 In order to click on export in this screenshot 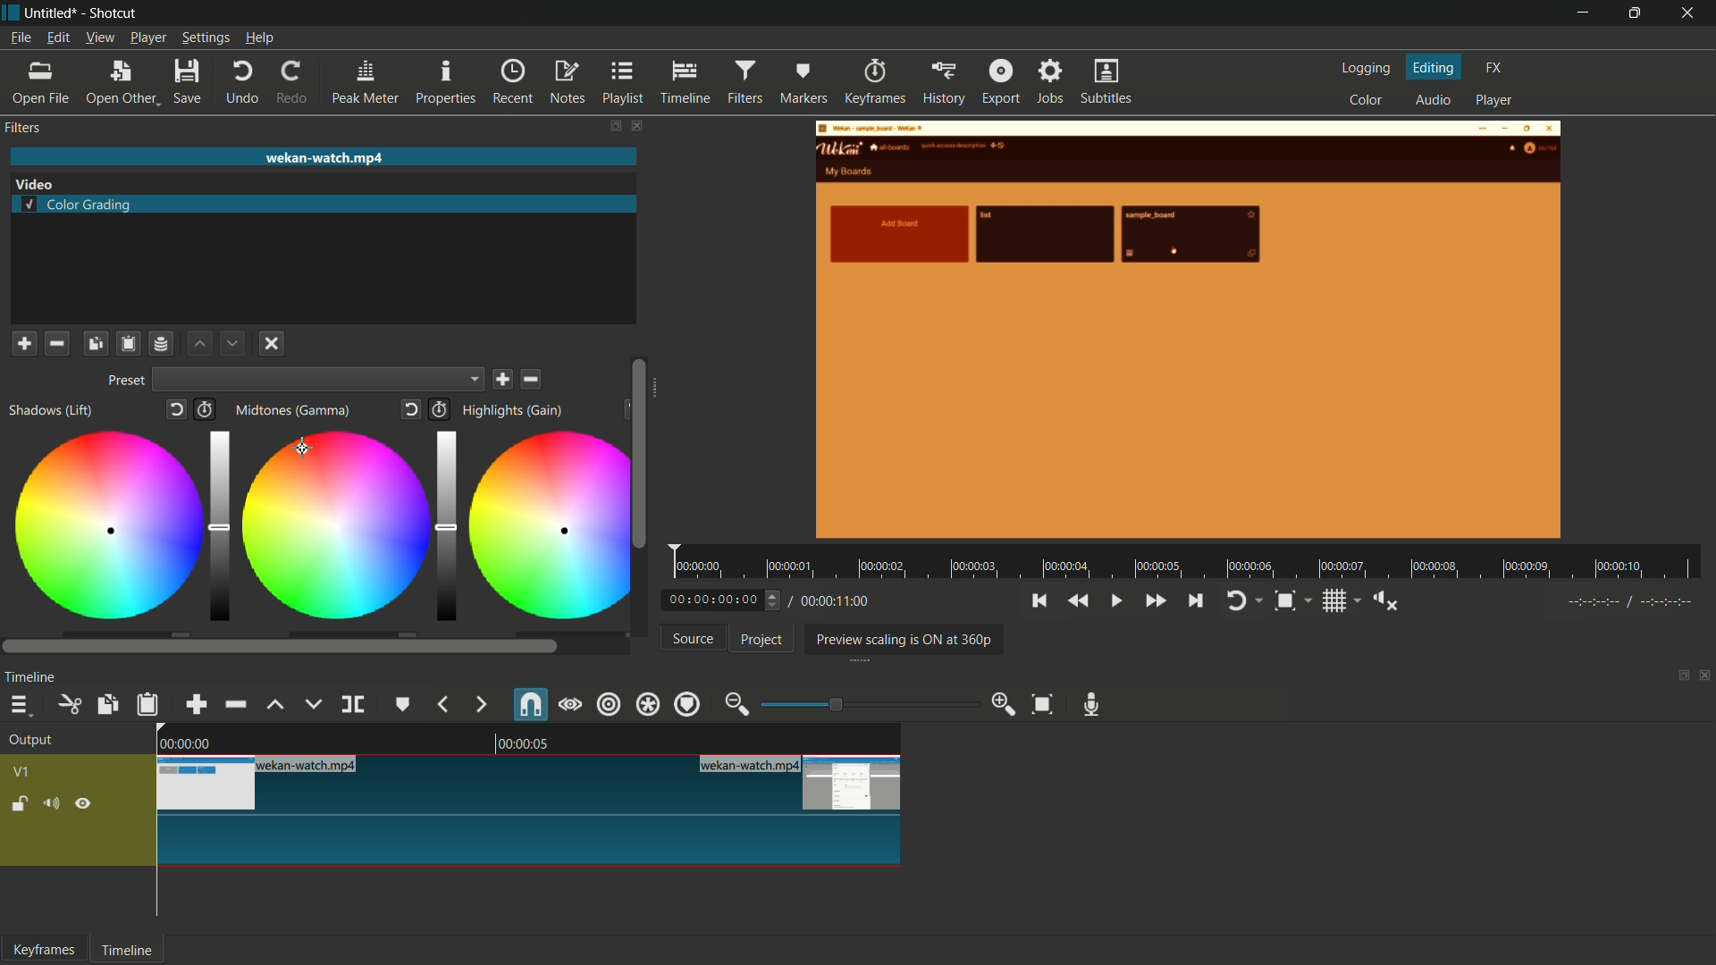, I will do `click(1002, 83)`.